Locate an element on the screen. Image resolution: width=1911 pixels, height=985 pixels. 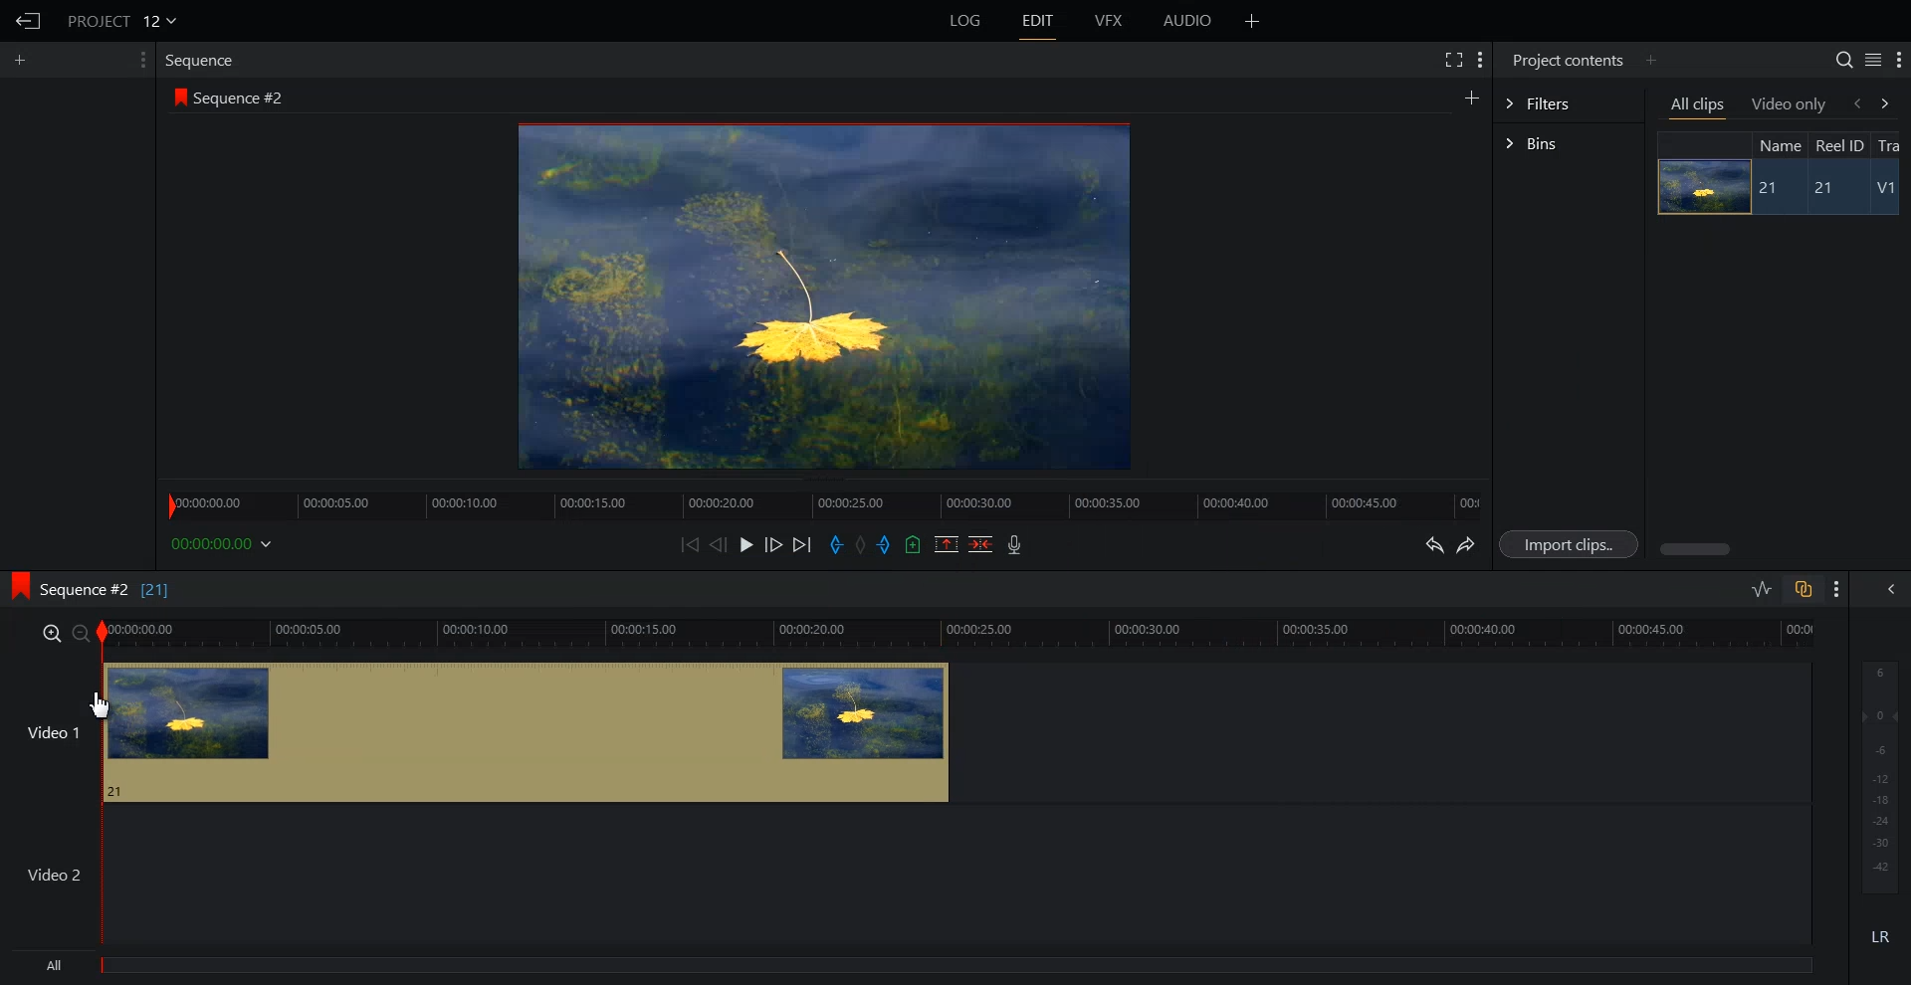
Search is located at coordinates (1843, 60).